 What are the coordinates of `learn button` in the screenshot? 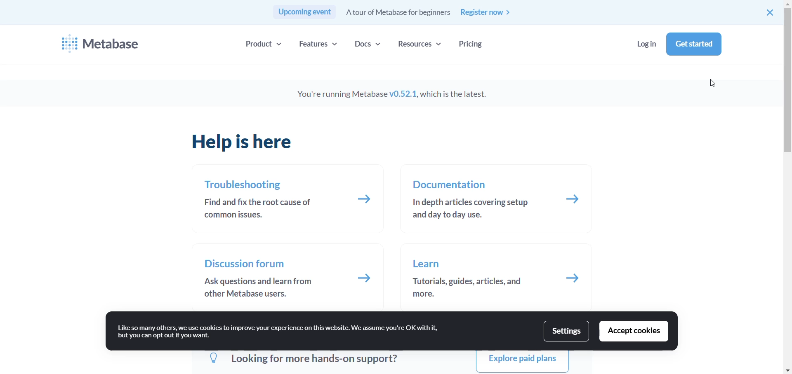 It's located at (429, 264).